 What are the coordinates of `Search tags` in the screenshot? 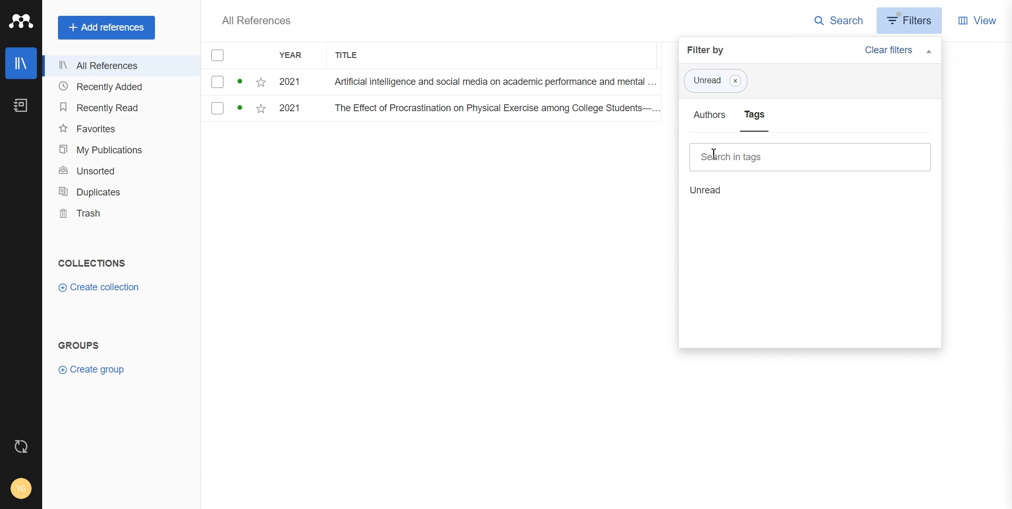 It's located at (811, 156).